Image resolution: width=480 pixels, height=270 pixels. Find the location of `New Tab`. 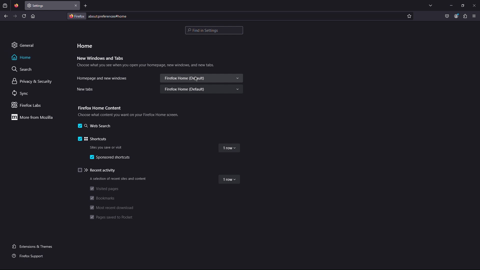

New Tab is located at coordinates (49, 5).